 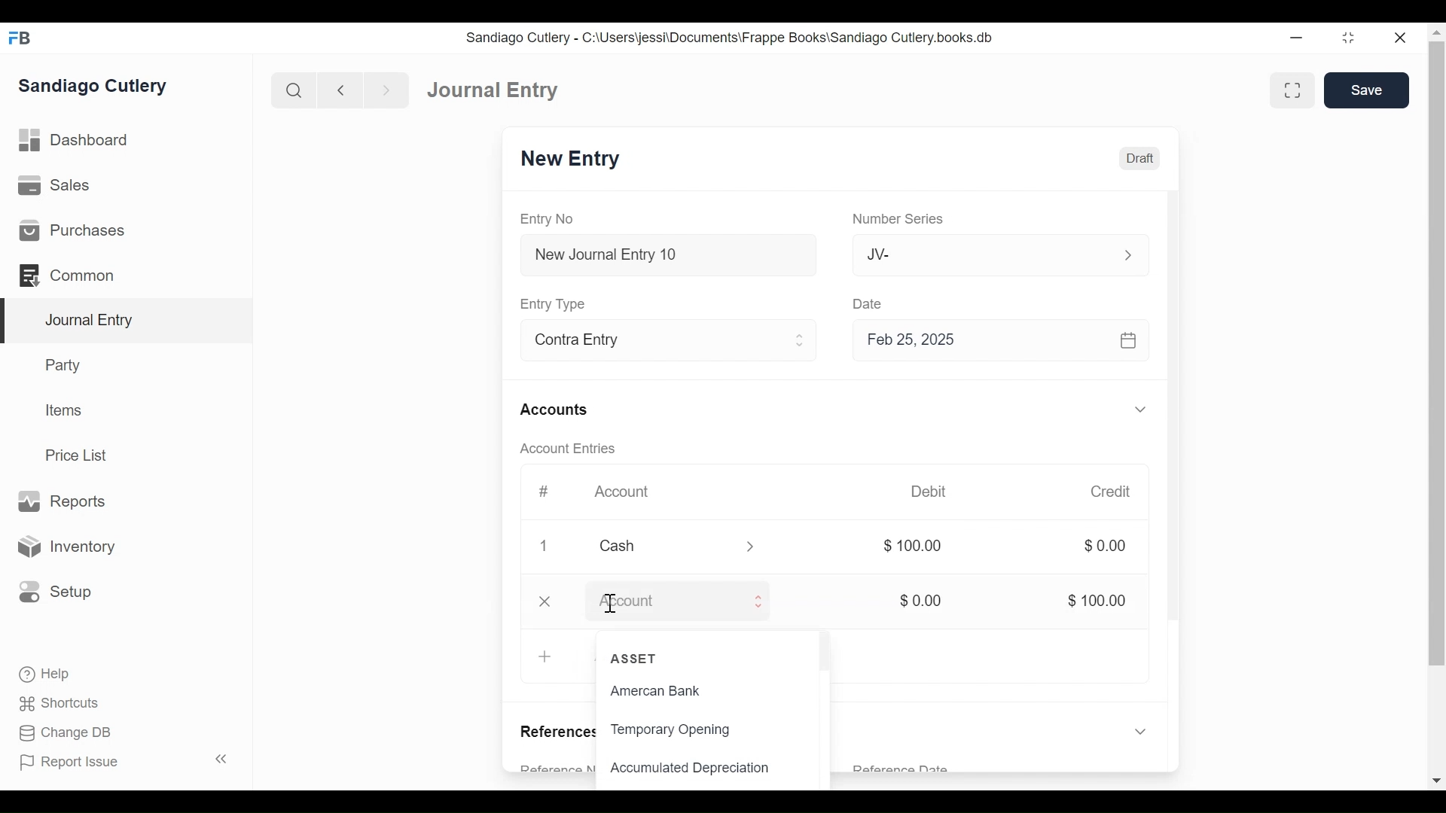 I want to click on Report Issue, so click(x=124, y=762).